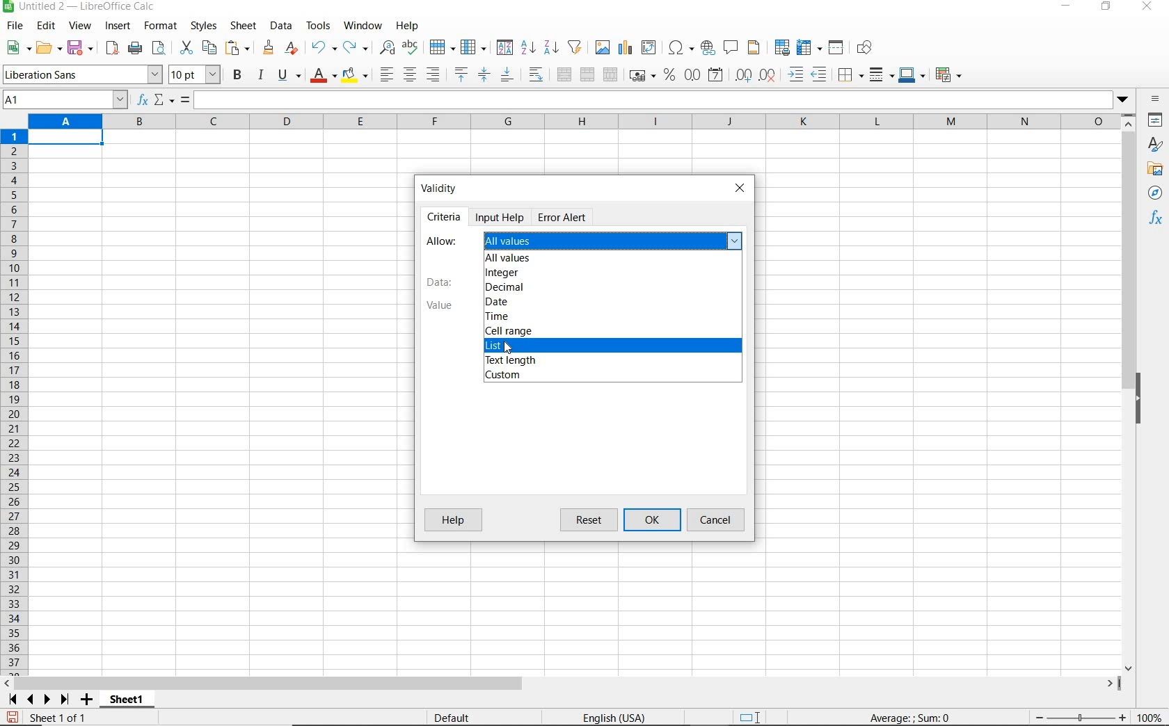 Image resolution: width=1169 pixels, height=726 pixels. What do you see at coordinates (444, 215) in the screenshot?
I see `criteria` at bounding box center [444, 215].